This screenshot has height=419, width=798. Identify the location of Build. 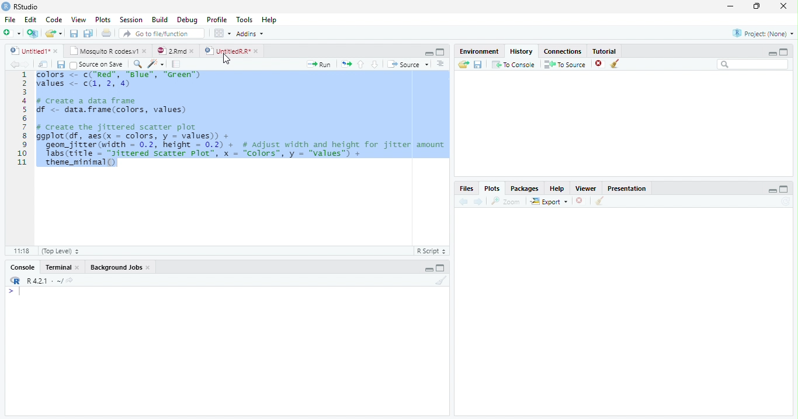
(159, 19).